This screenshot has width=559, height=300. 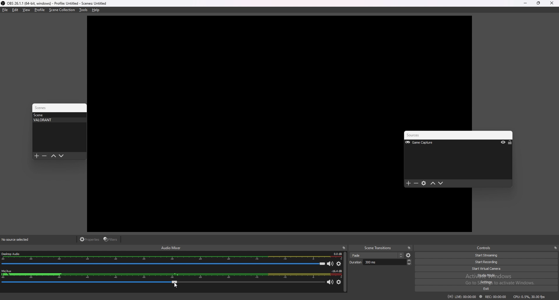 I want to click on cursor, so click(x=175, y=285).